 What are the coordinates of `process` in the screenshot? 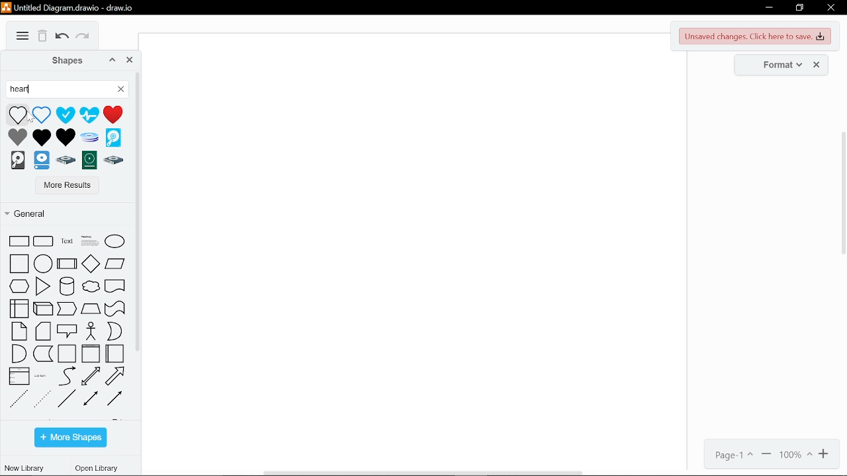 It's located at (91, 310).